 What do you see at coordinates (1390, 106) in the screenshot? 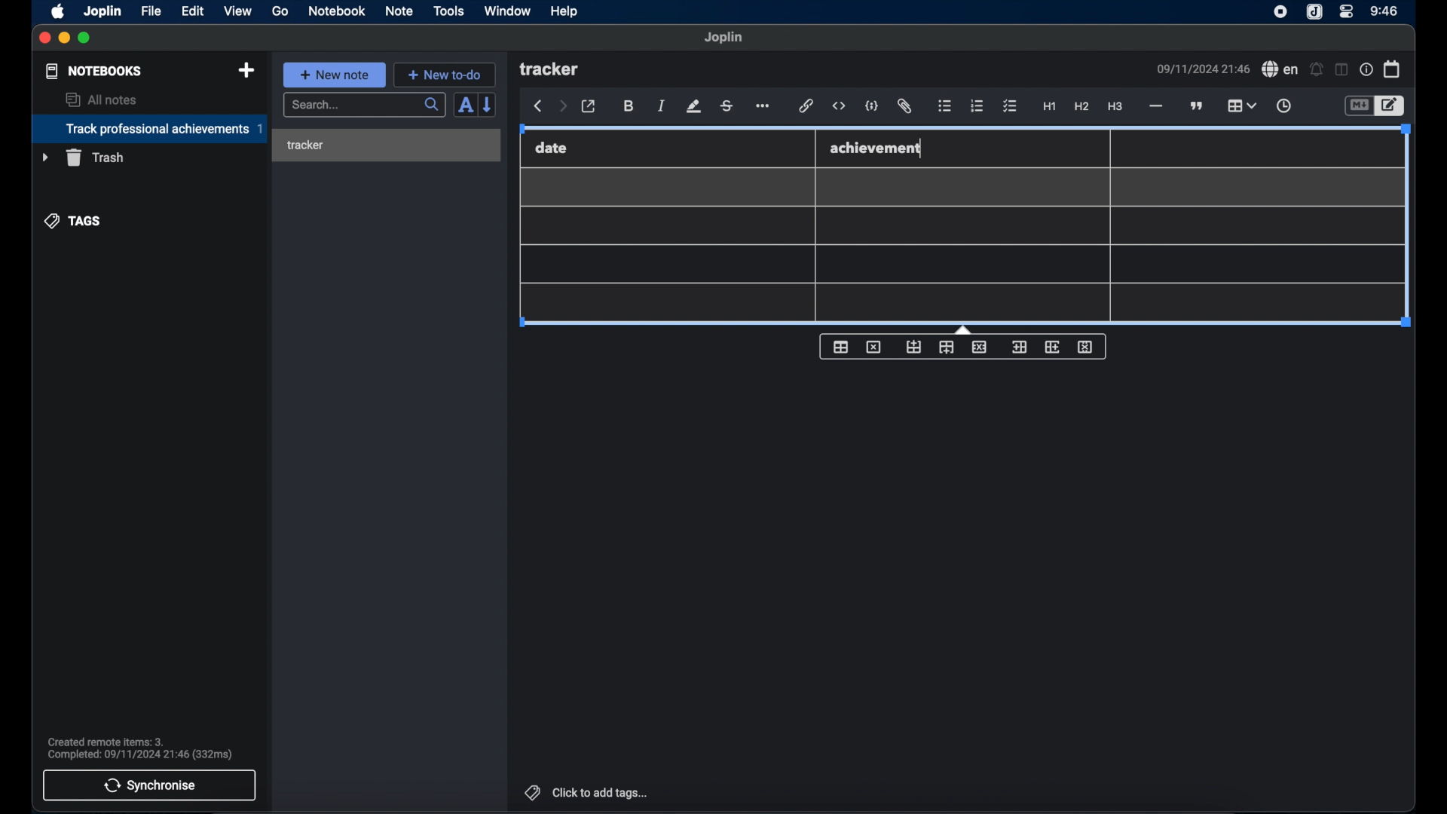
I see `toggle editor` at bounding box center [1390, 106].